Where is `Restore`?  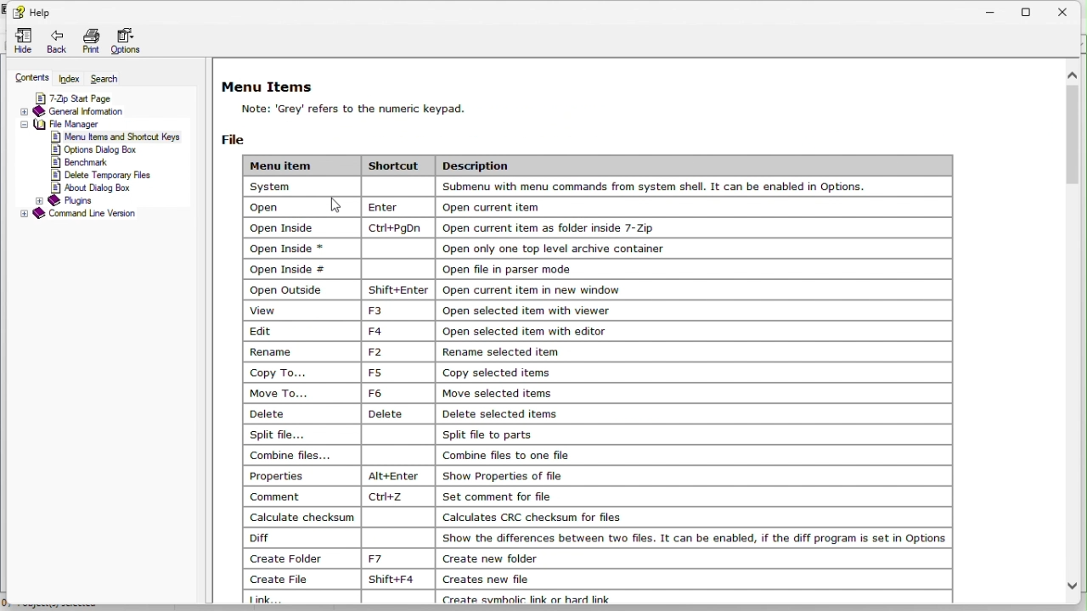
Restore is located at coordinates (1032, 10).